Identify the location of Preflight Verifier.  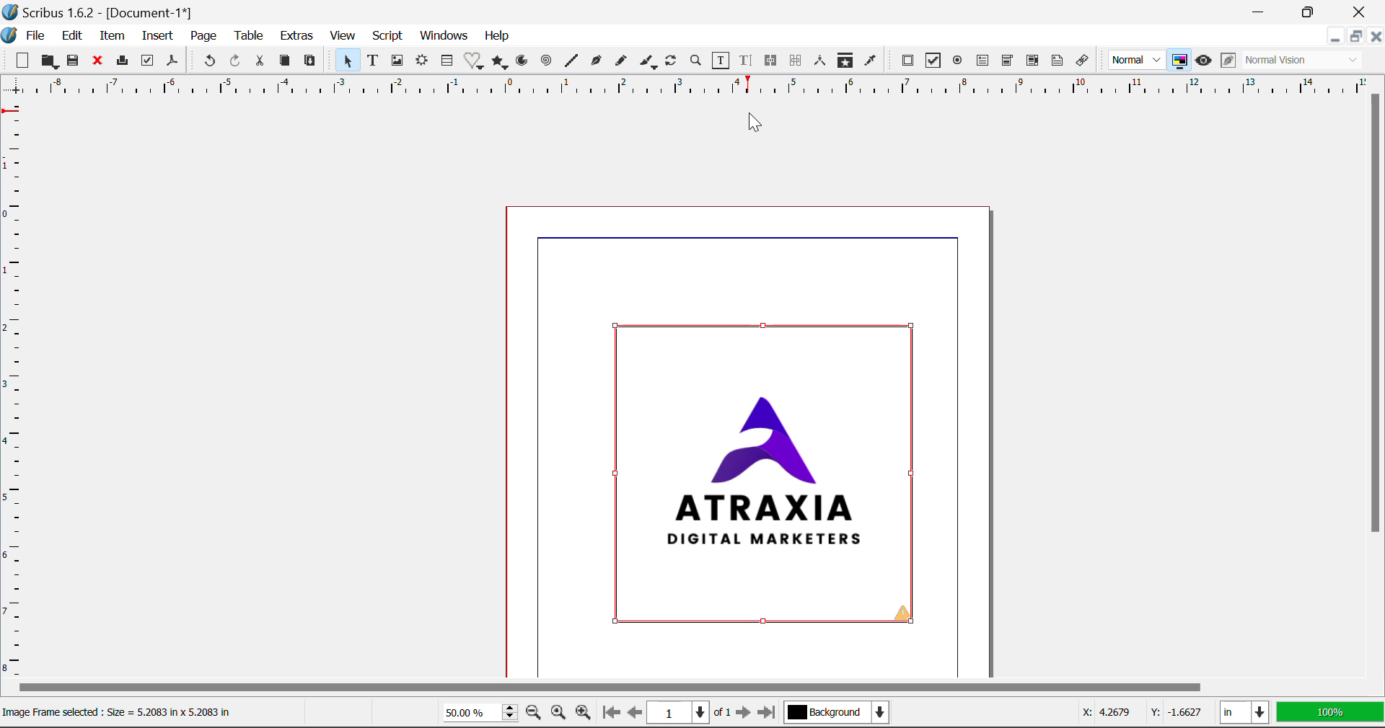
(148, 61).